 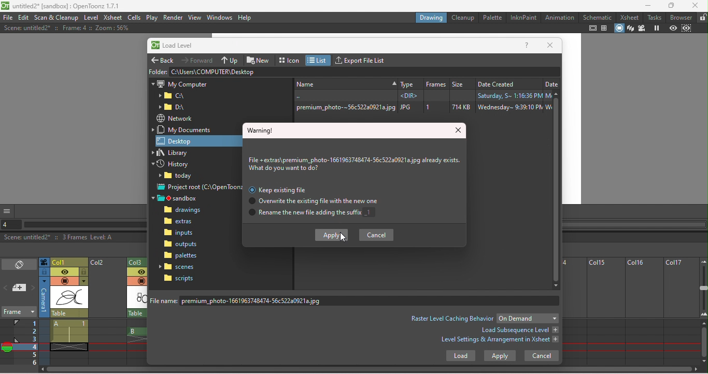 I want to click on 3D view, so click(x=631, y=28).